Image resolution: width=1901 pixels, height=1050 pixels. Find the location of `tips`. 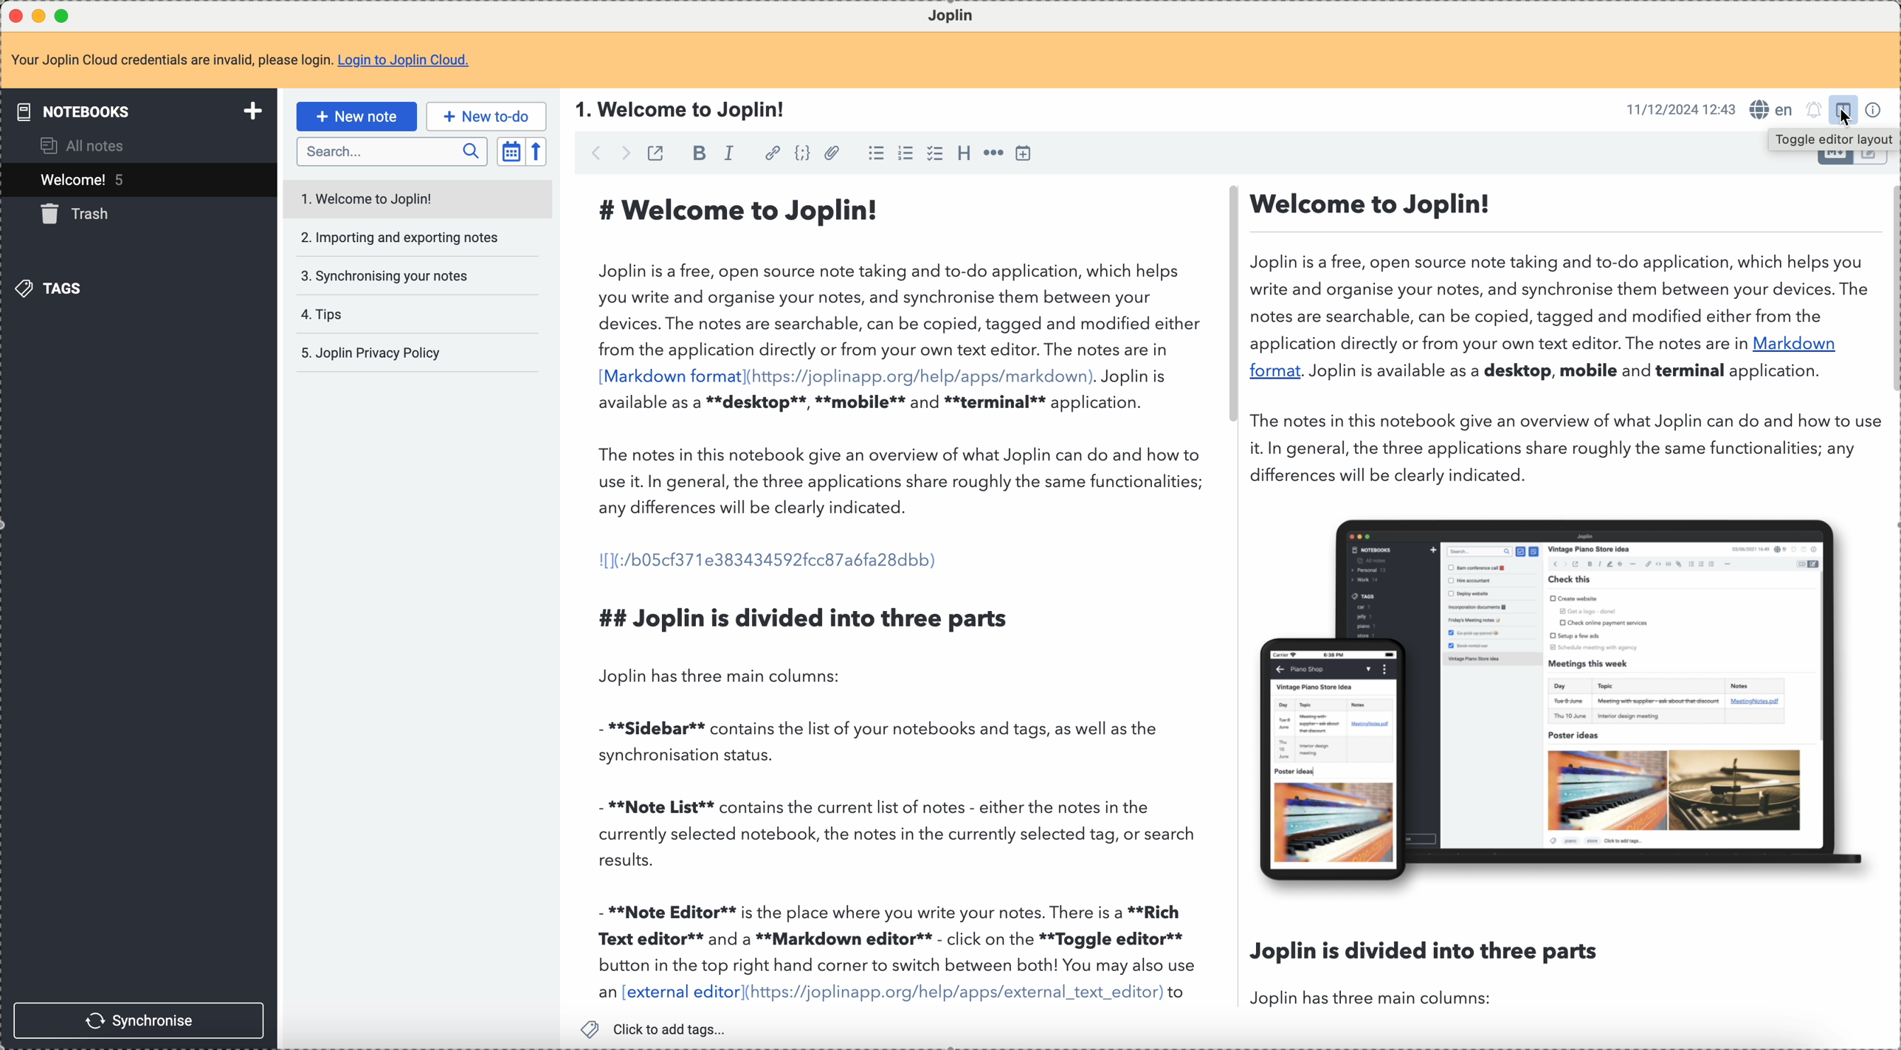

tips is located at coordinates (323, 313).